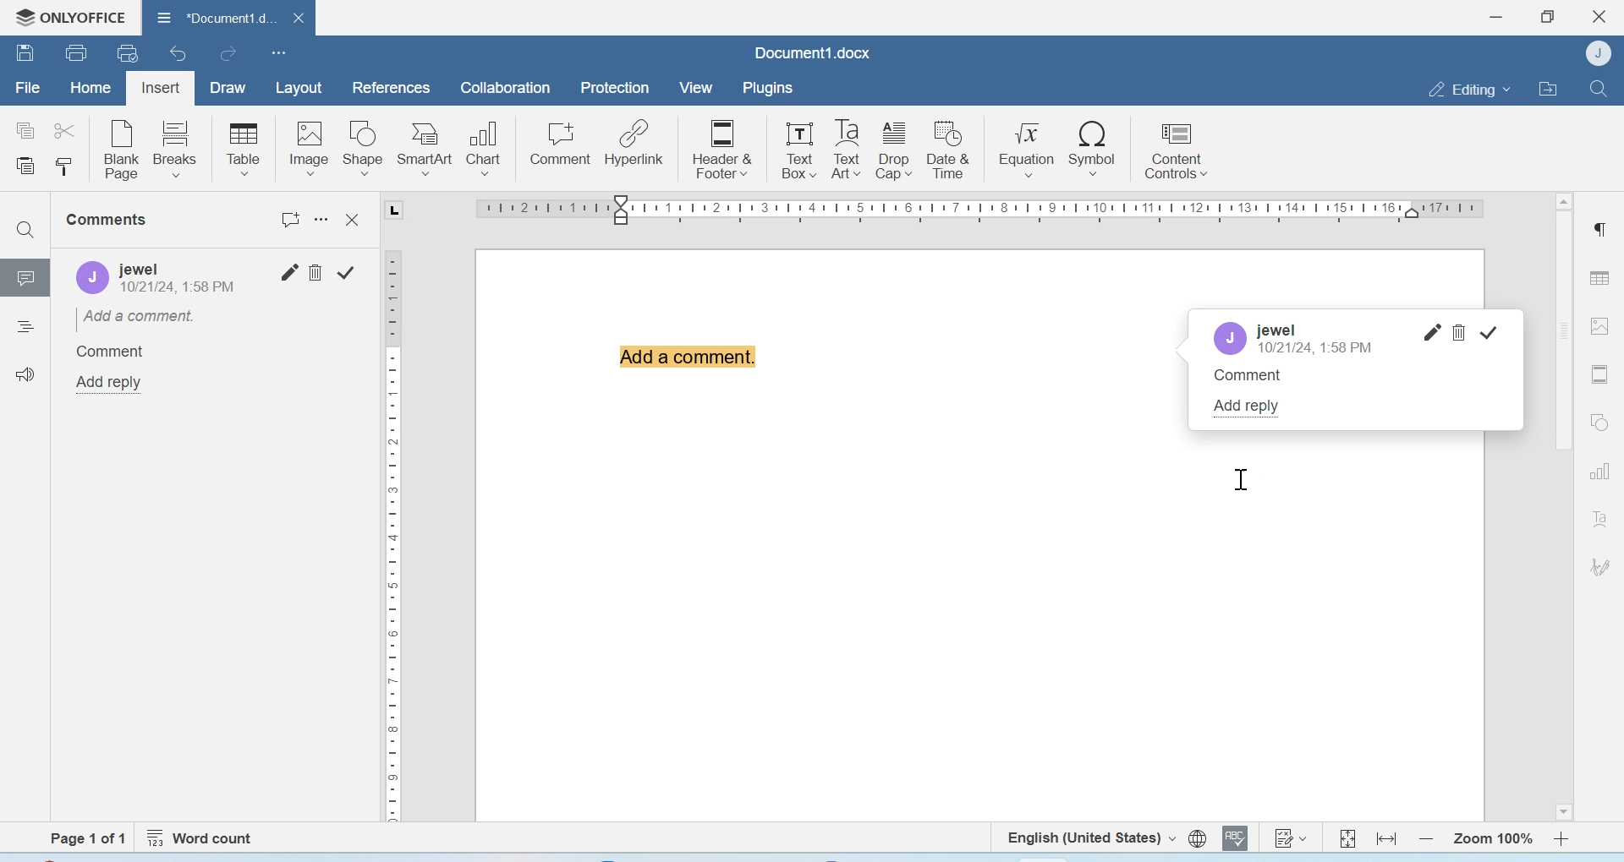  I want to click on close, so click(297, 17).